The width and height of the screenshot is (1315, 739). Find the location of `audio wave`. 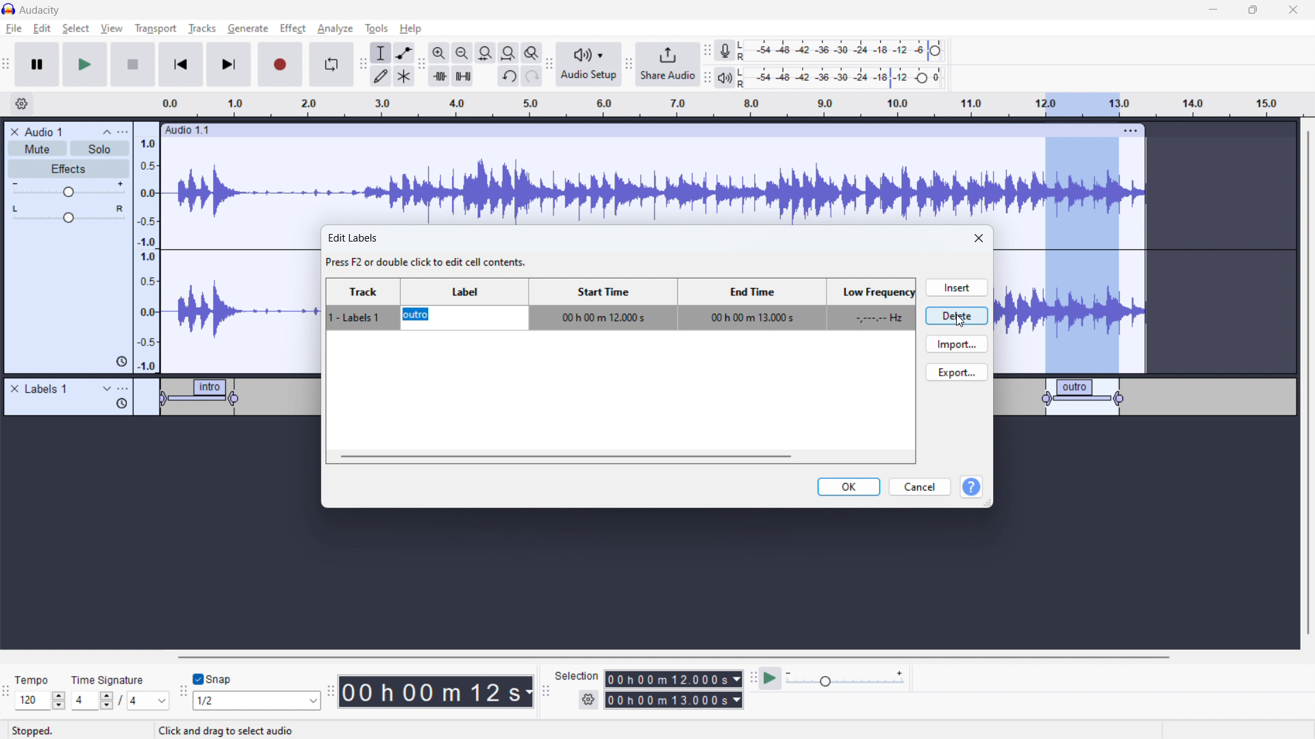

audio wave is located at coordinates (242, 300).